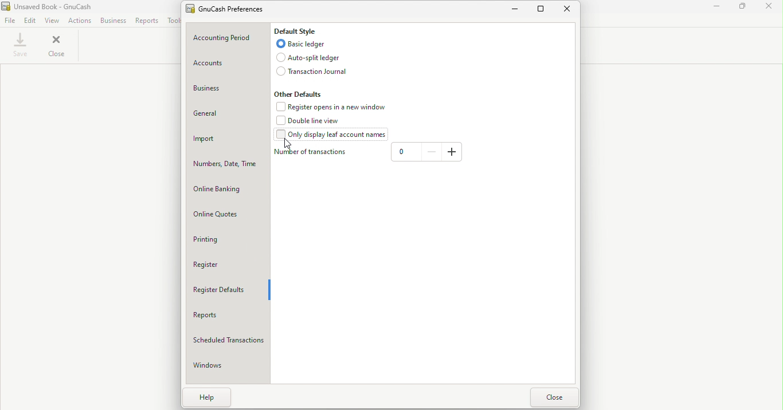 This screenshot has width=783, height=410. Describe the element at coordinates (300, 94) in the screenshot. I see `Other defaults` at that location.